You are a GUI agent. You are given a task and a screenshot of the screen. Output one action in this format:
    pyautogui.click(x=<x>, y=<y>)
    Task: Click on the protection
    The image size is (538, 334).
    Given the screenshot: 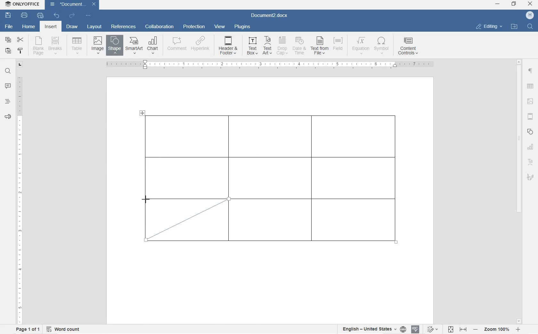 What is the action you would take?
    pyautogui.click(x=195, y=27)
    